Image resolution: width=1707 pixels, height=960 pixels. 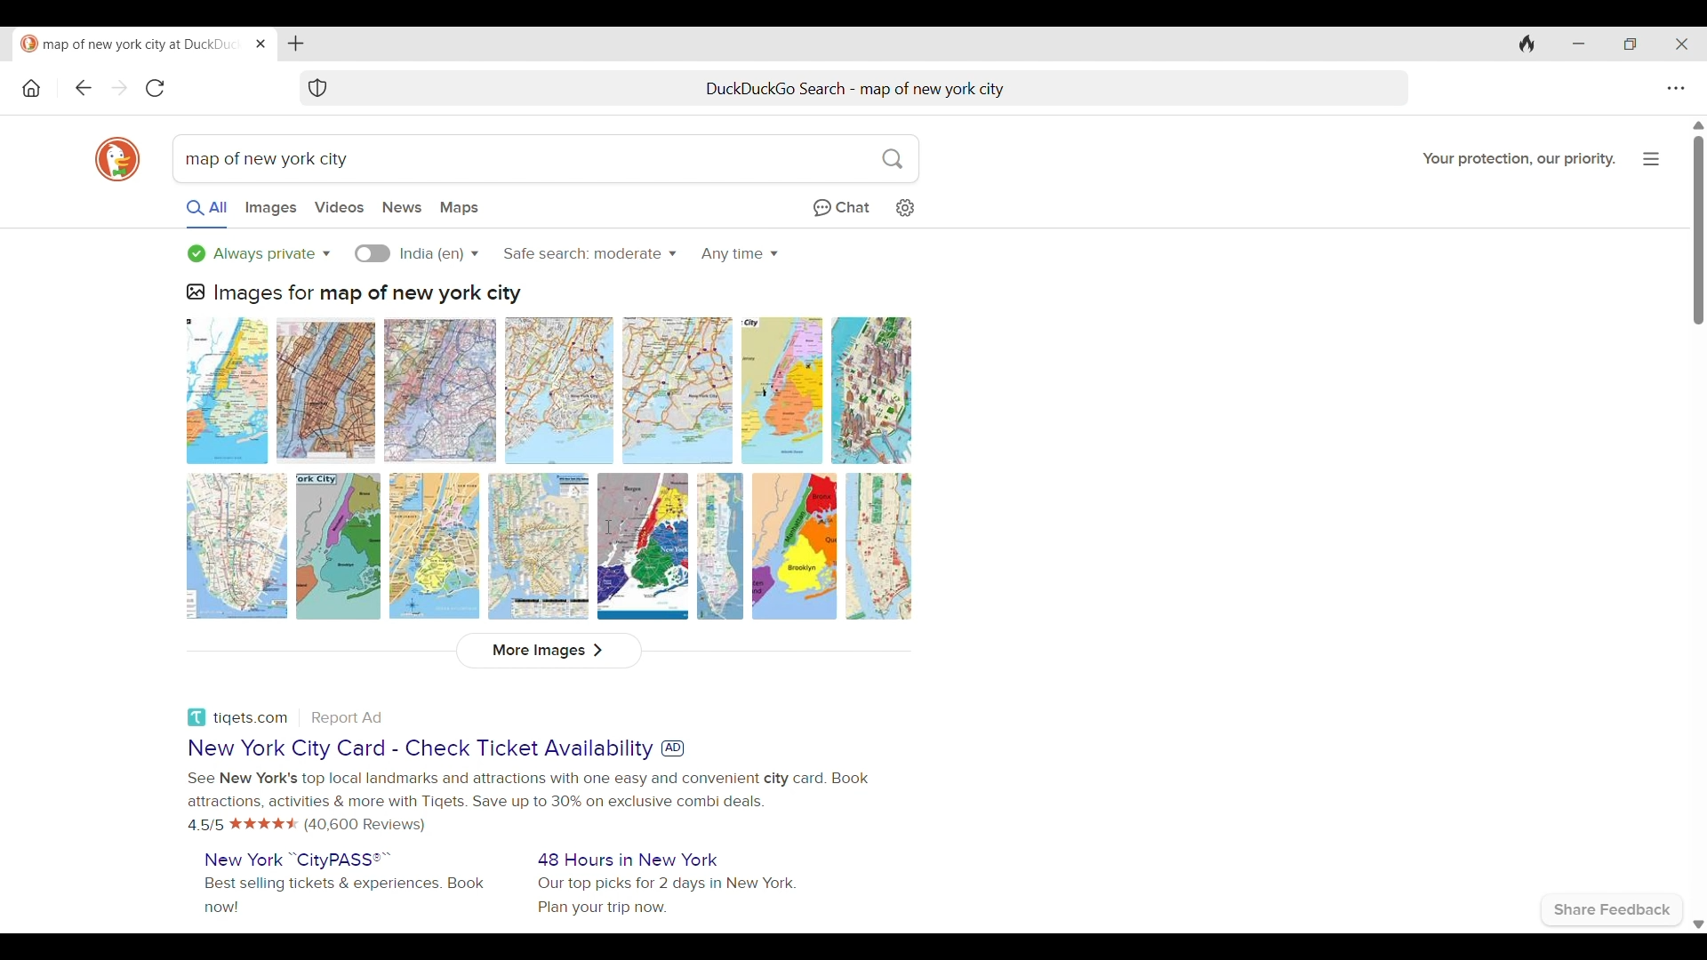 What do you see at coordinates (1612, 910) in the screenshot?
I see `Share feedback with browser` at bounding box center [1612, 910].